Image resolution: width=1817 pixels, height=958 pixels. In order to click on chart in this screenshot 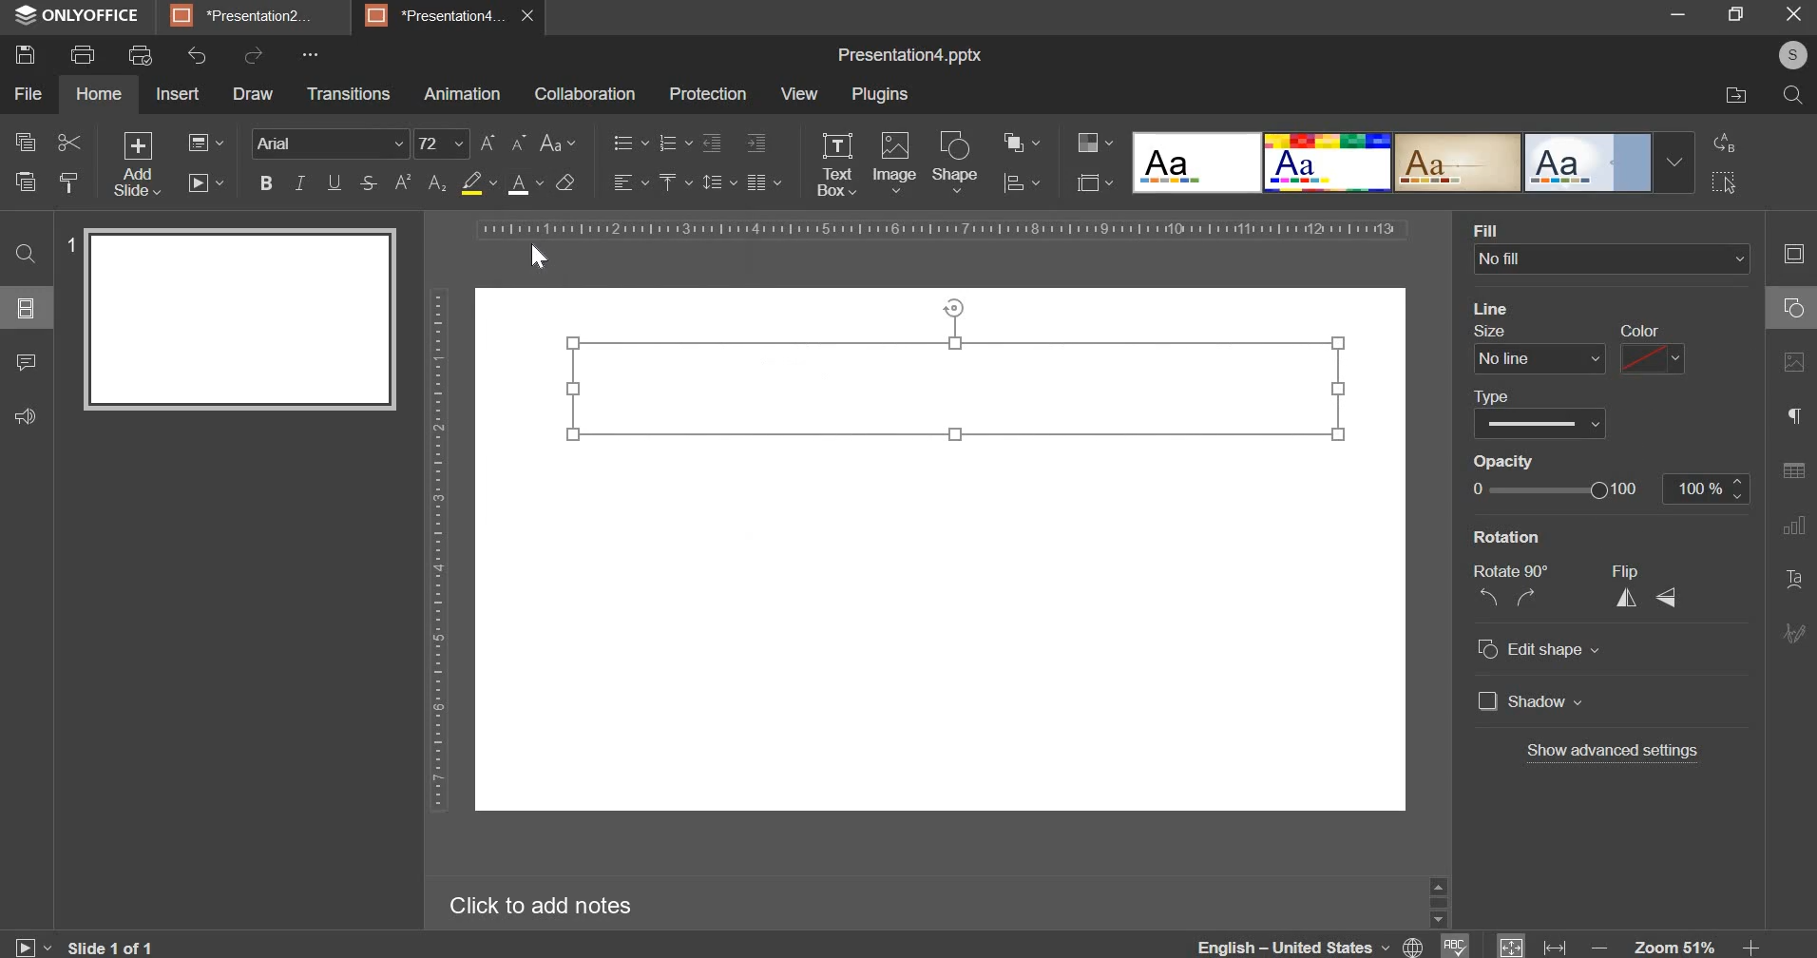, I will do `click(1789, 533)`.